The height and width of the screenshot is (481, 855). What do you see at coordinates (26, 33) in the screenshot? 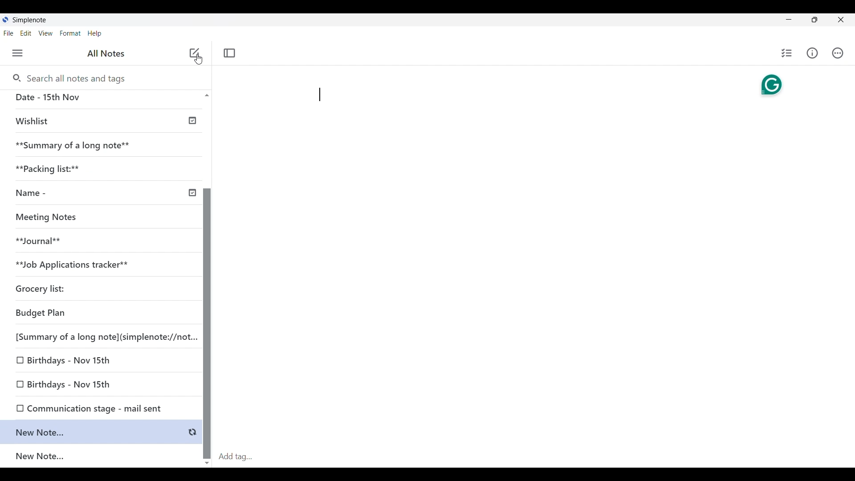
I see `Edit` at bounding box center [26, 33].